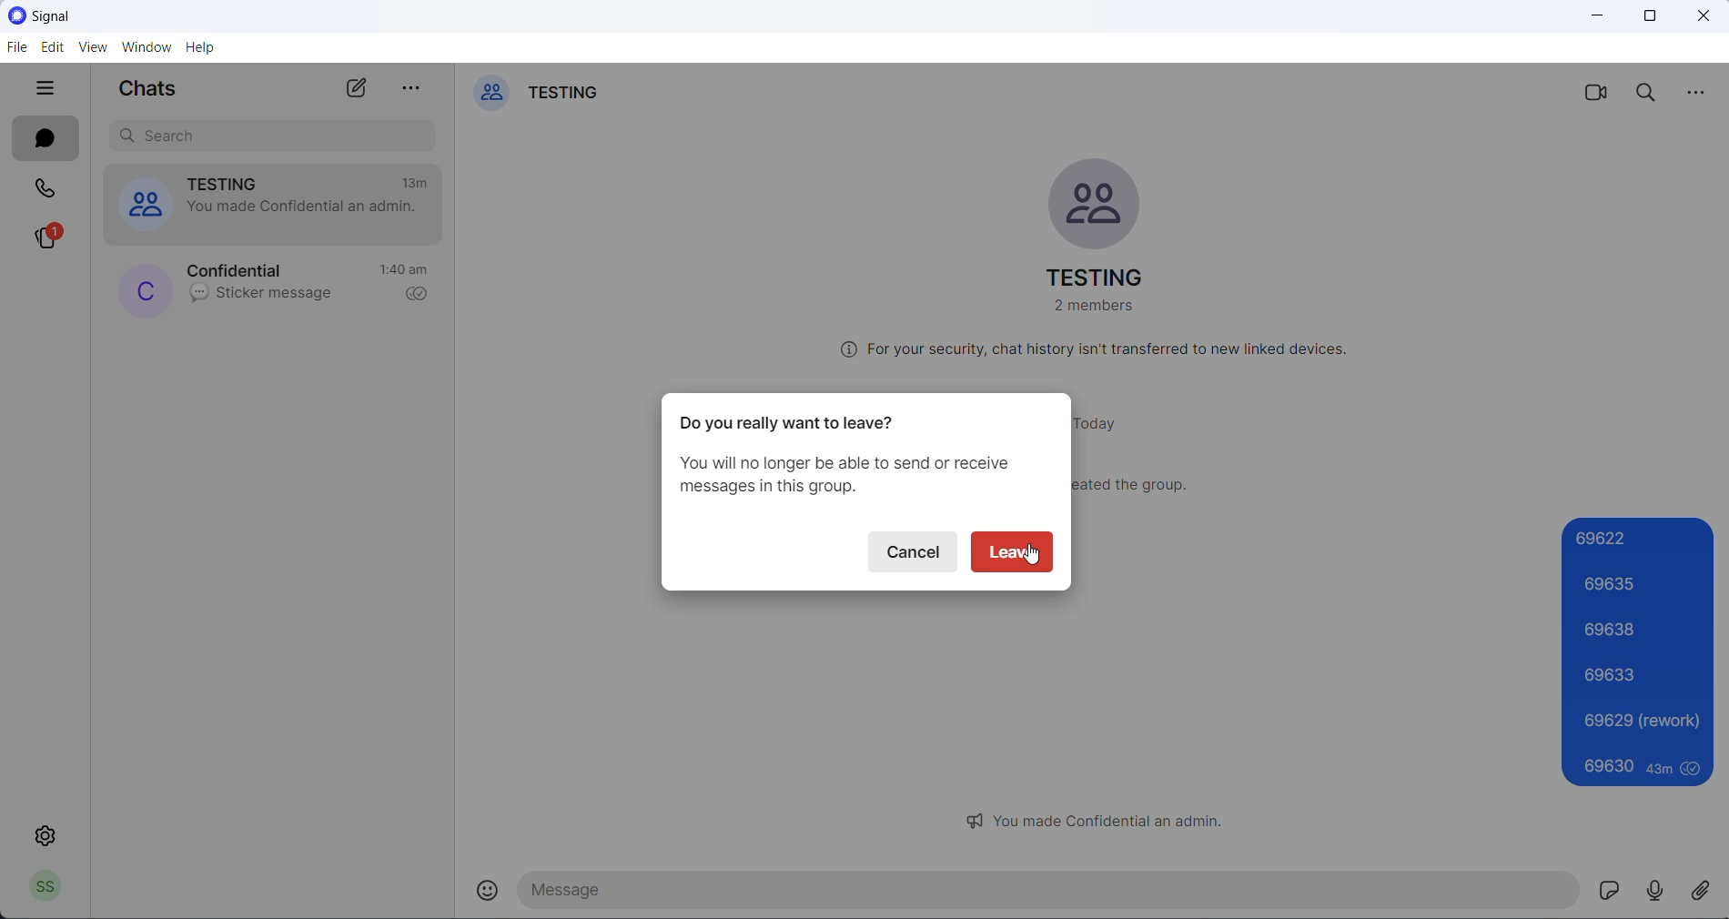  I want to click on You will no longer be able to send or receive messages in this group., so click(844, 478).